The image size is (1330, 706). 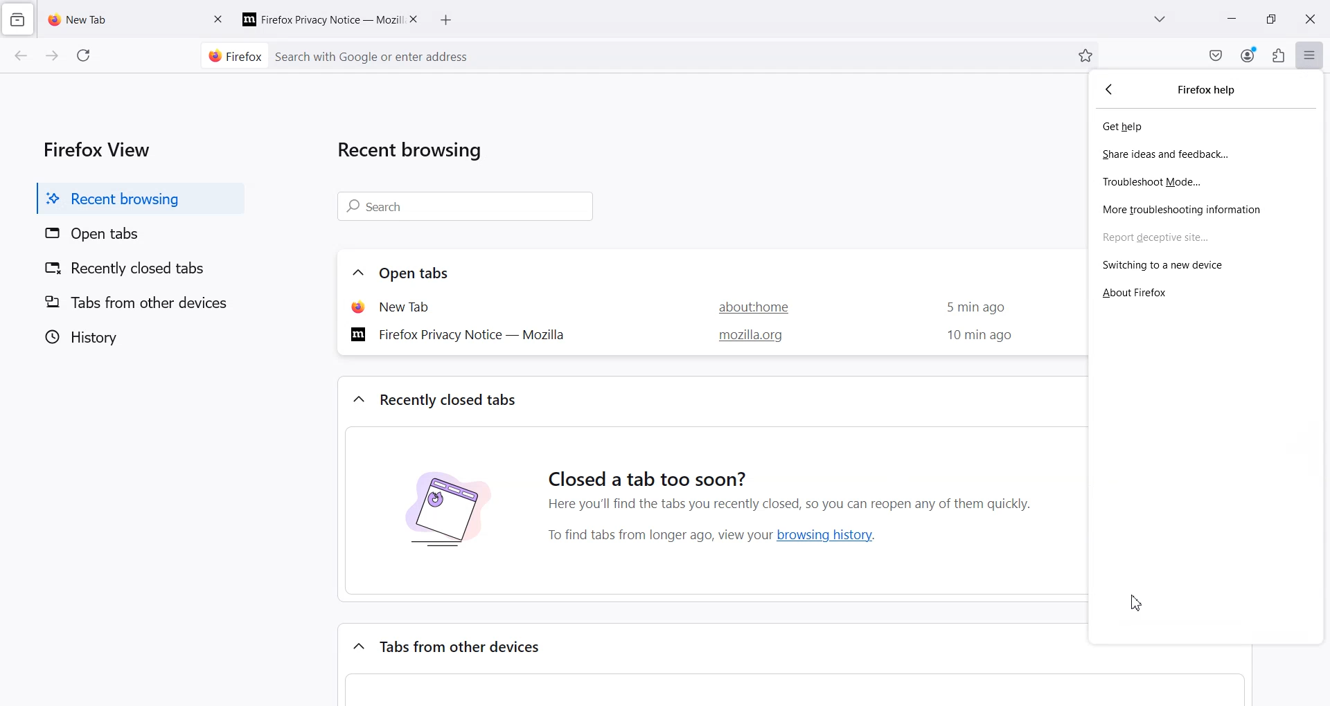 I want to click on Recently closed tabs, so click(x=135, y=270).